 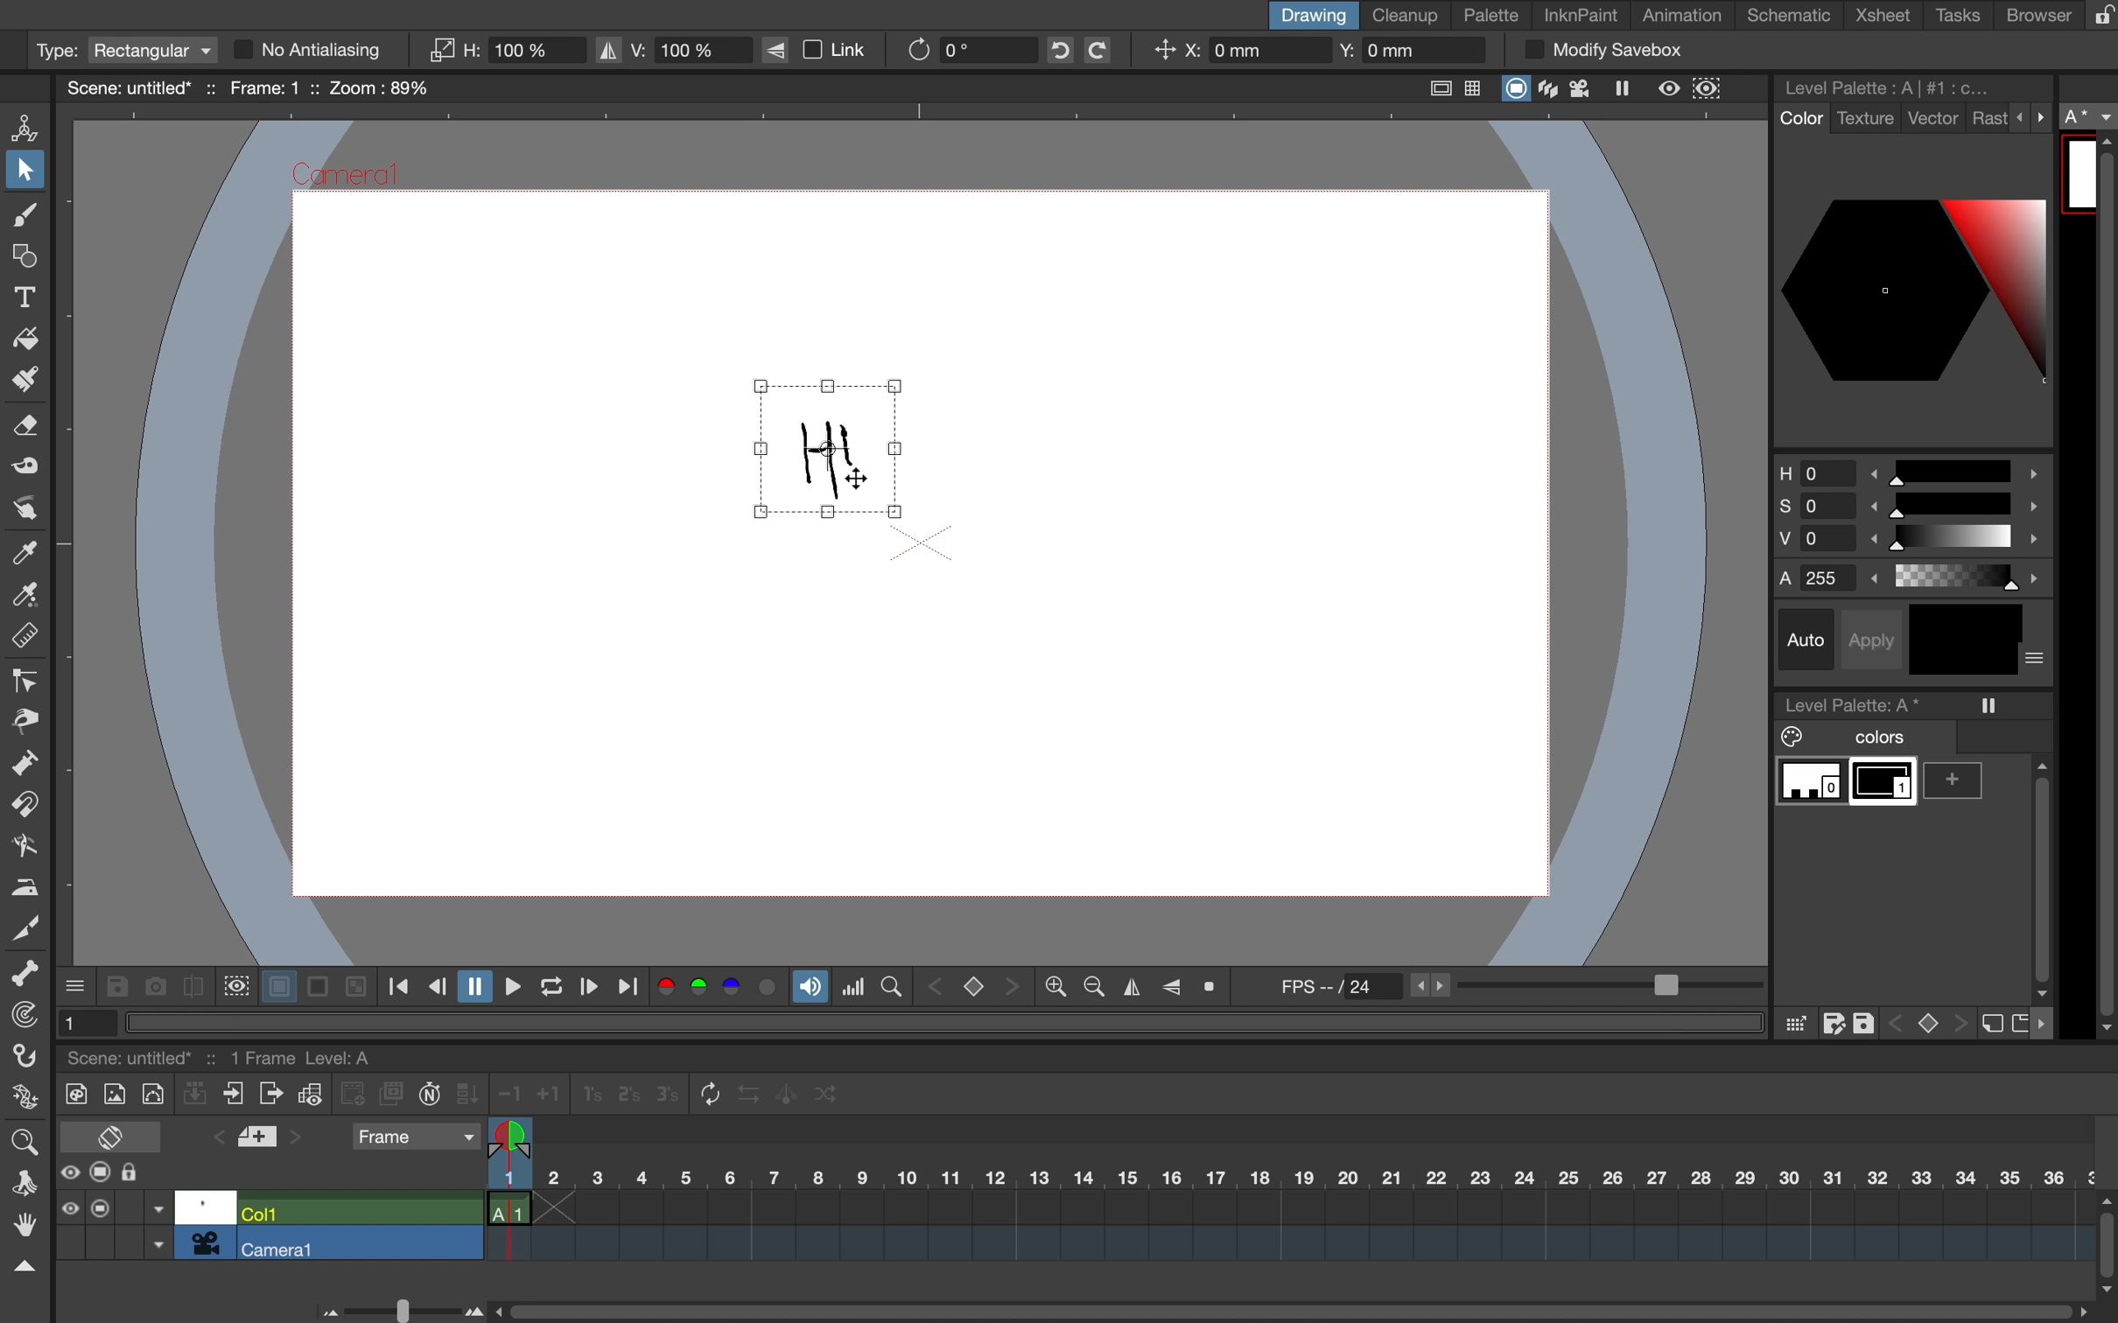 What do you see at coordinates (1581, 13) in the screenshot?
I see `inknpaint` at bounding box center [1581, 13].